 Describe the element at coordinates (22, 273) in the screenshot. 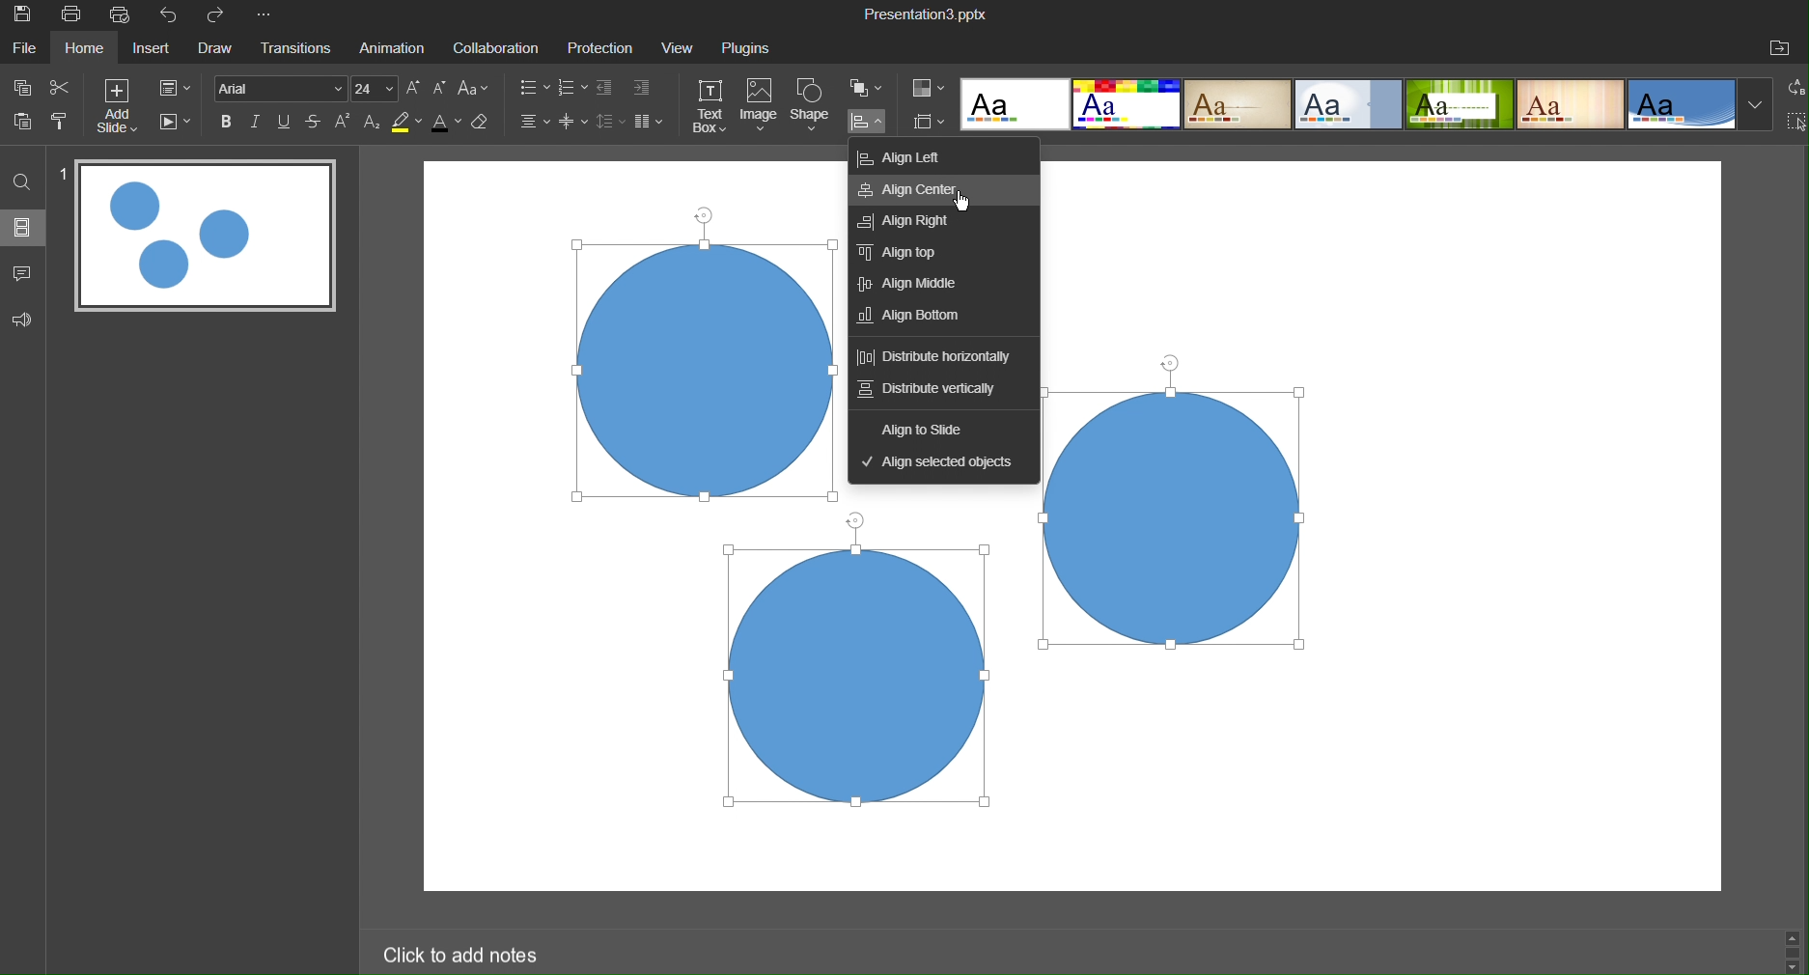

I see `Comment` at that location.